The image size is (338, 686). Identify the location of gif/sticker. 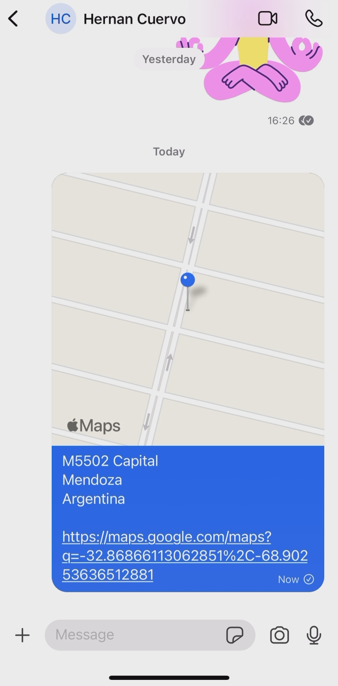
(235, 637).